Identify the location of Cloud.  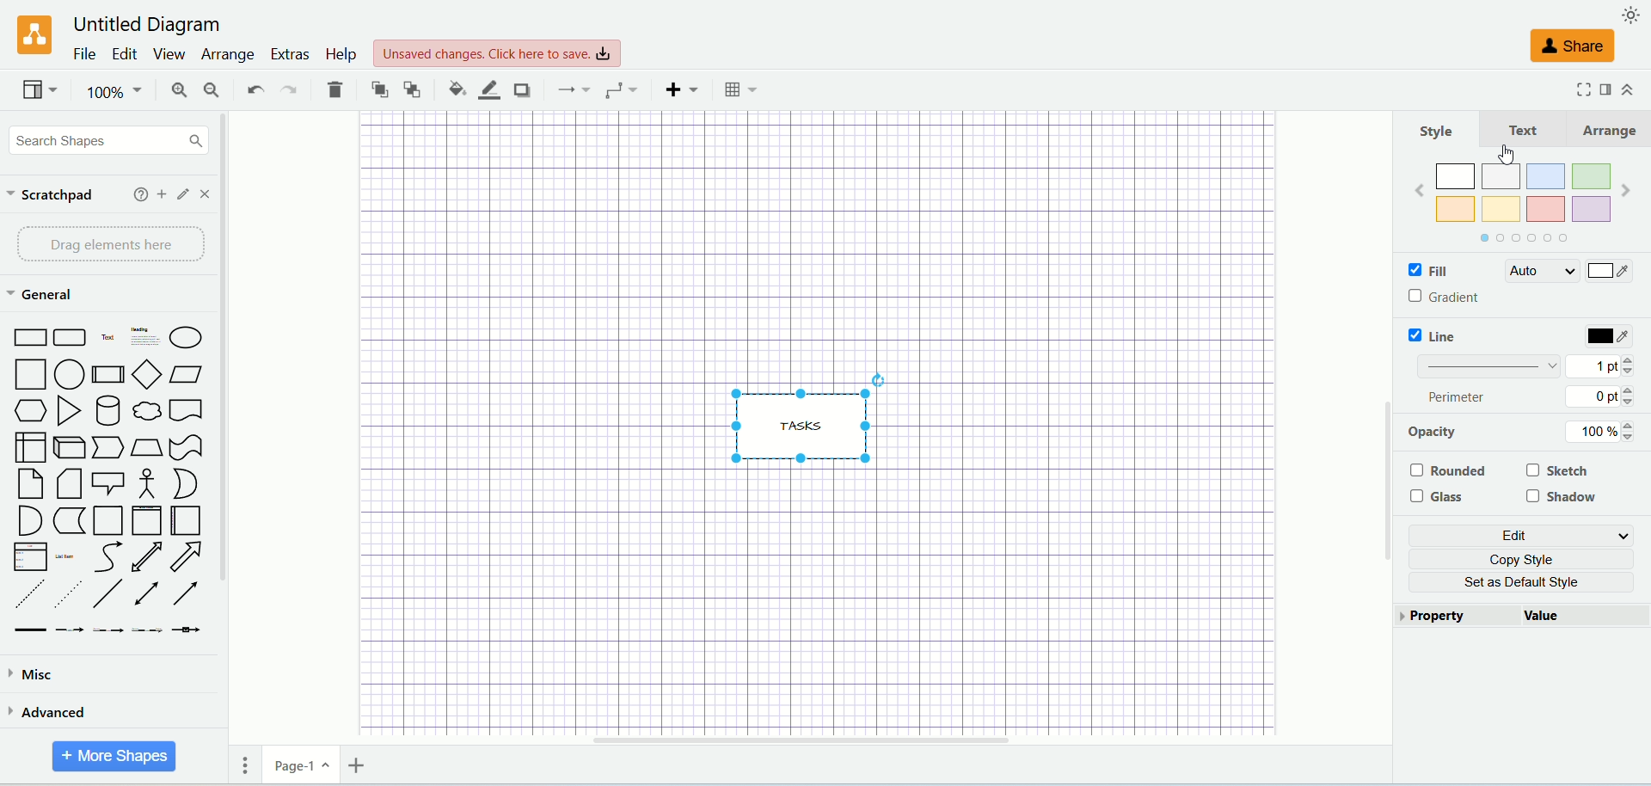
(146, 410).